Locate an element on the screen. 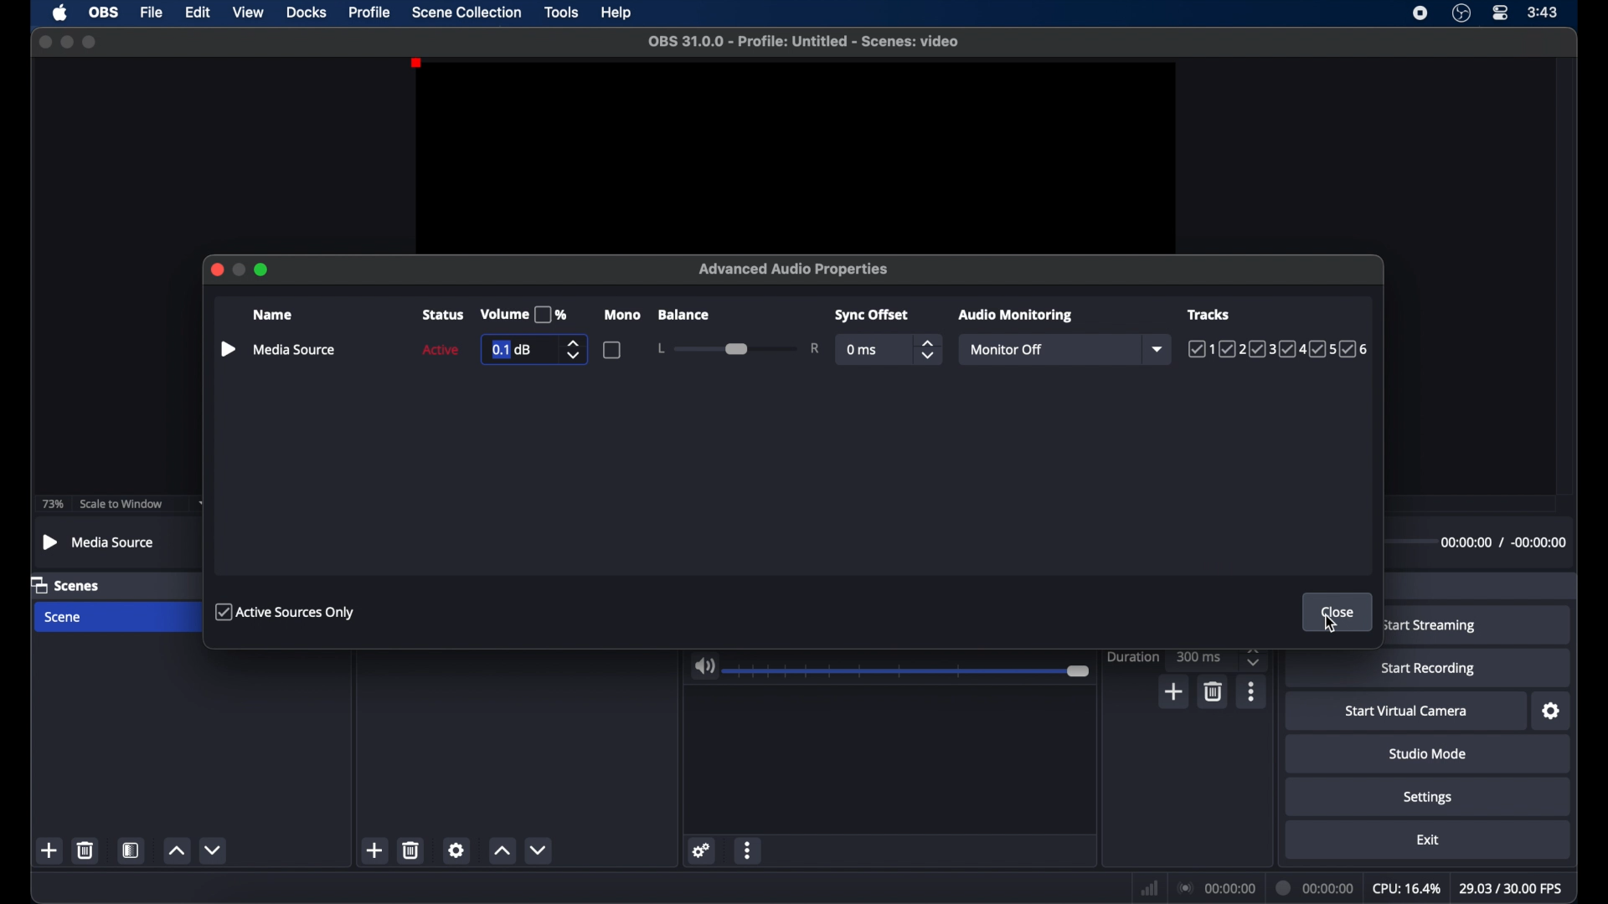 This screenshot has height=904, width=1608. status is located at coordinates (442, 315).